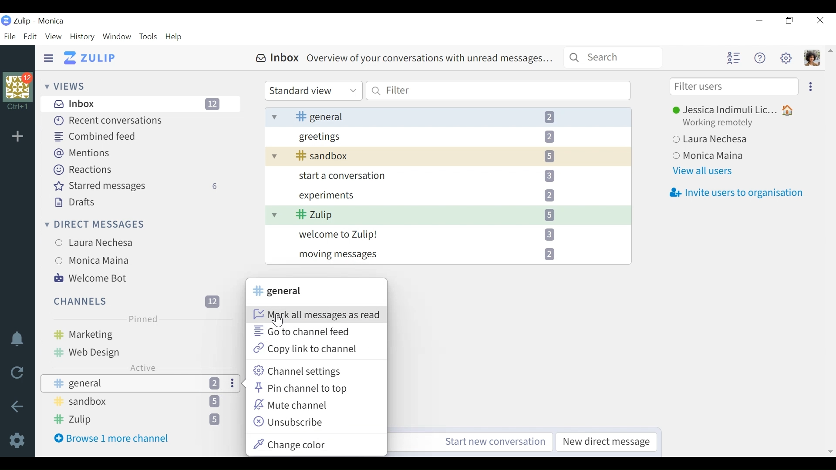 Image resolution: width=836 pixels, height=470 pixels. Describe the element at coordinates (705, 171) in the screenshot. I see `View all users` at that location.